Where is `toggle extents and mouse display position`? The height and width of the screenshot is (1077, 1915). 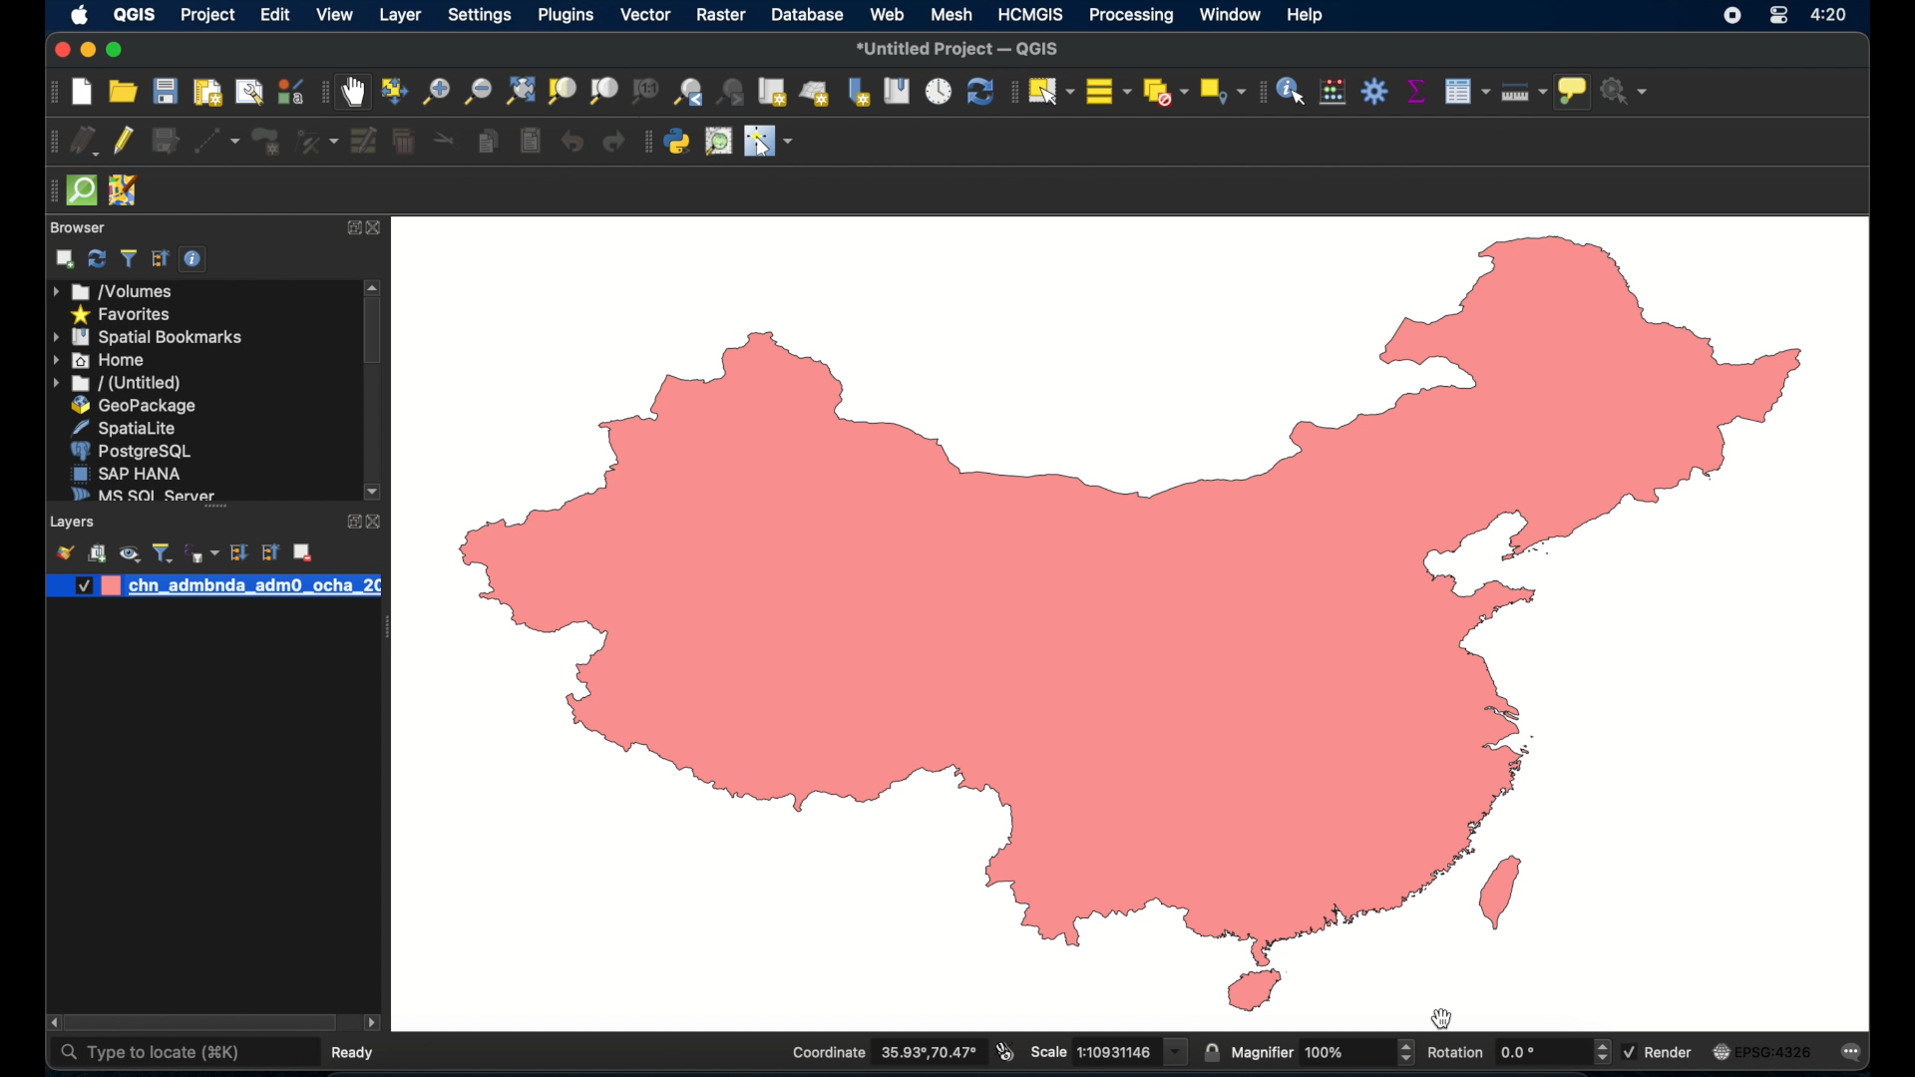
toggle extents and mouse display position is located at coordinates (1004, 1052).